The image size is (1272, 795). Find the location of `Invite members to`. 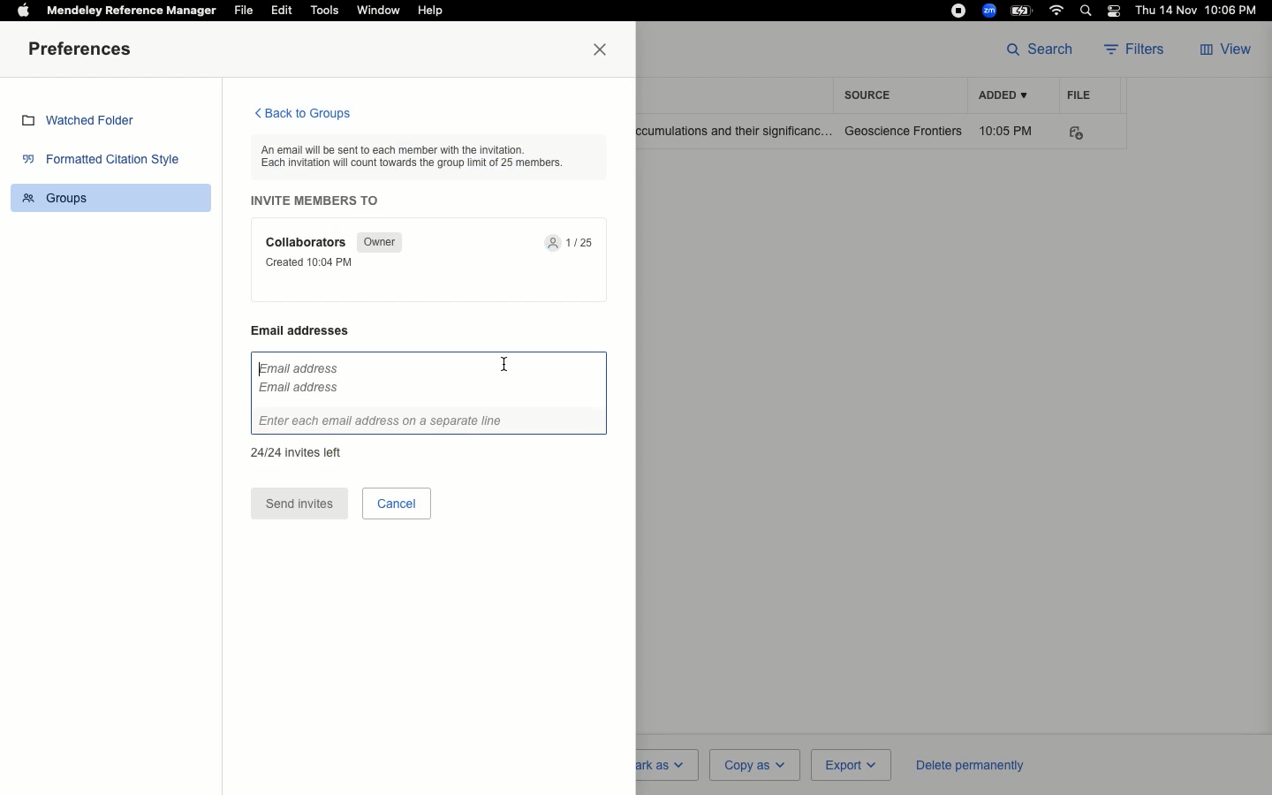

Invite members to is located at coordinates (320, 201).